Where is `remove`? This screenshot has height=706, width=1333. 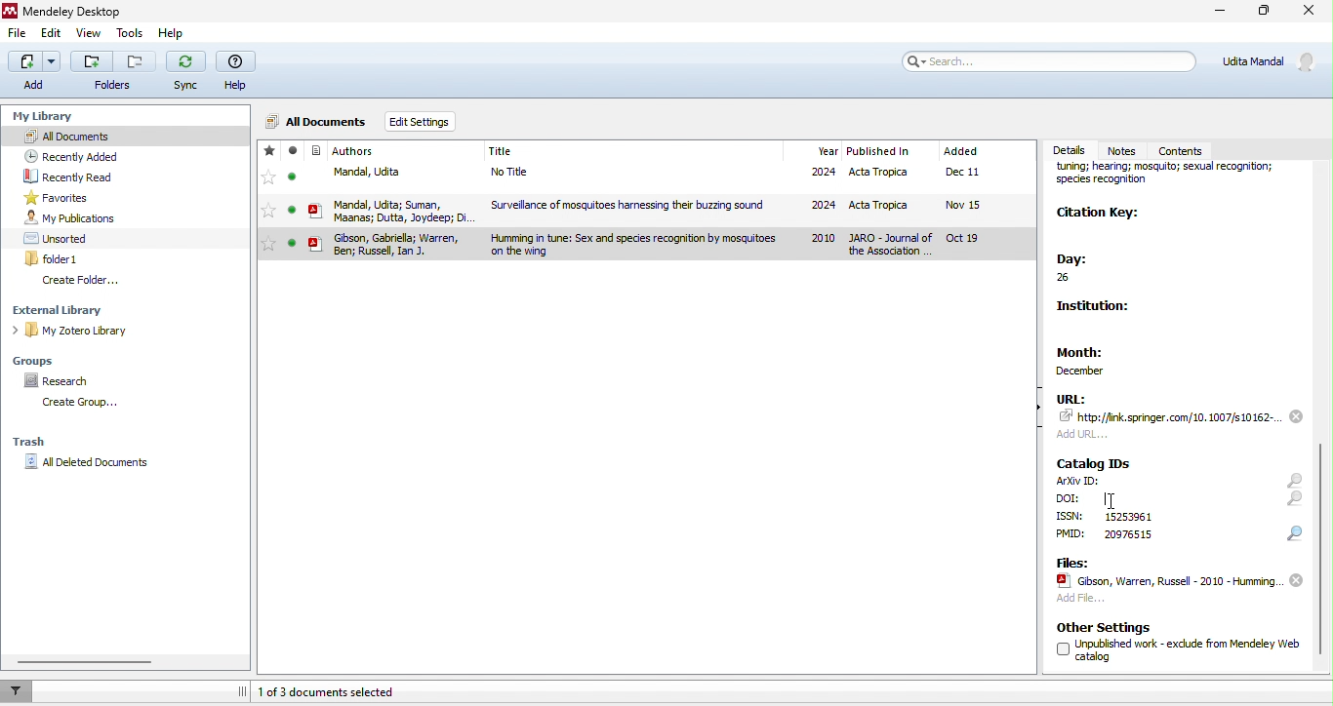 remove is located at coordinates (1296, 581).